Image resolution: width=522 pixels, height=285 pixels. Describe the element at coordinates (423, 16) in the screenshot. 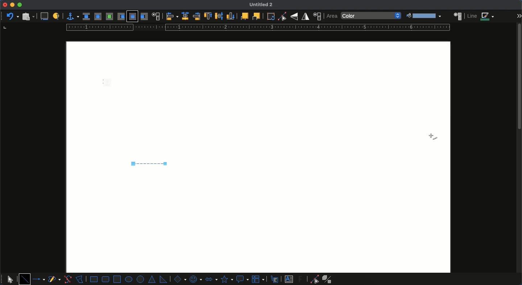

I see `fill color` at that location.